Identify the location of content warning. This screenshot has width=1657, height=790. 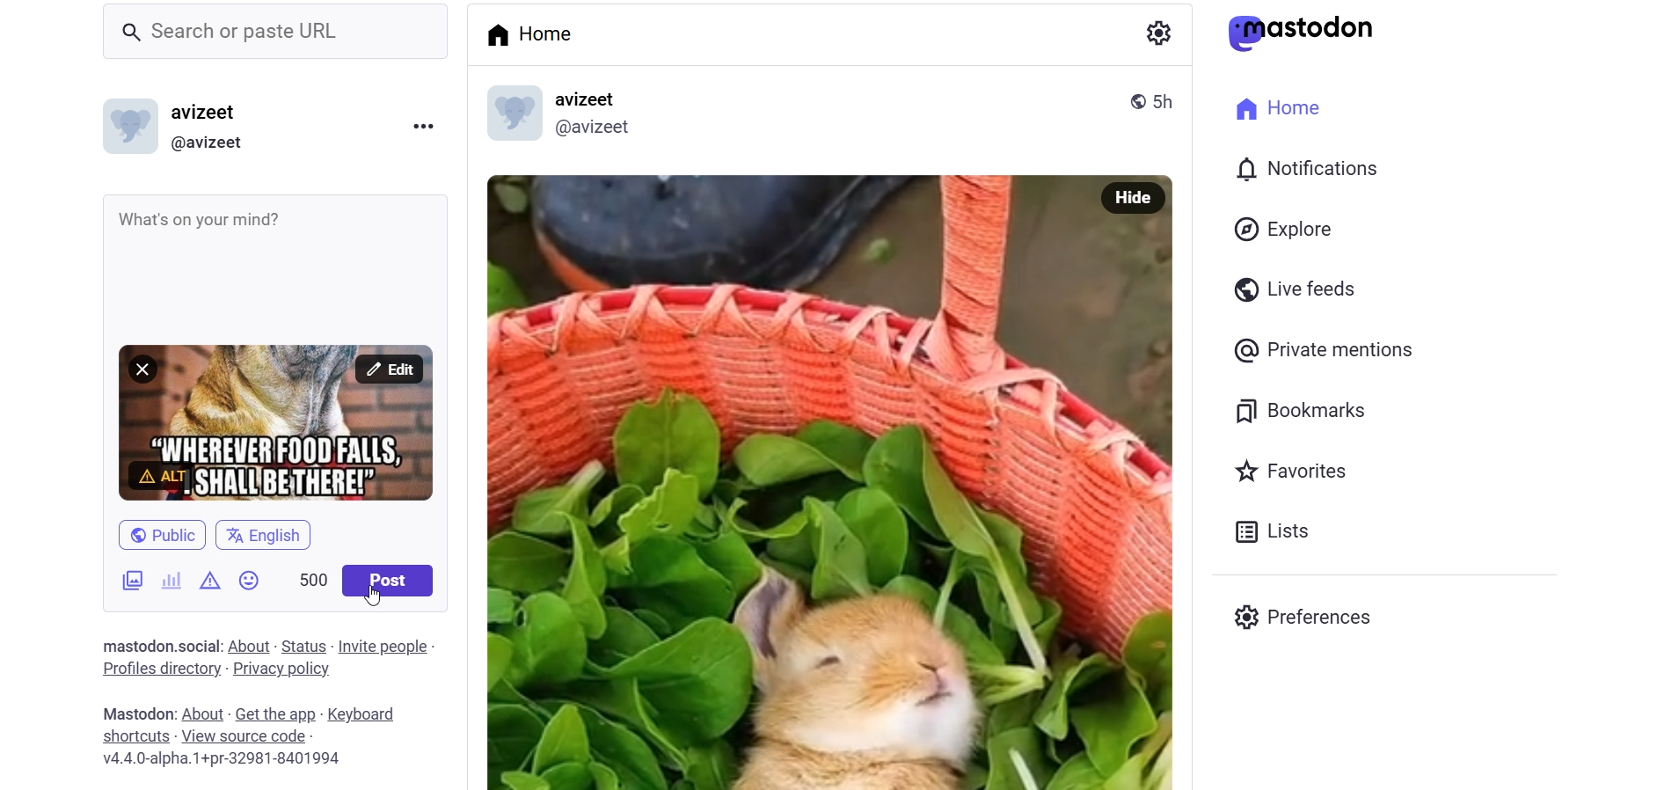
(210, 580).